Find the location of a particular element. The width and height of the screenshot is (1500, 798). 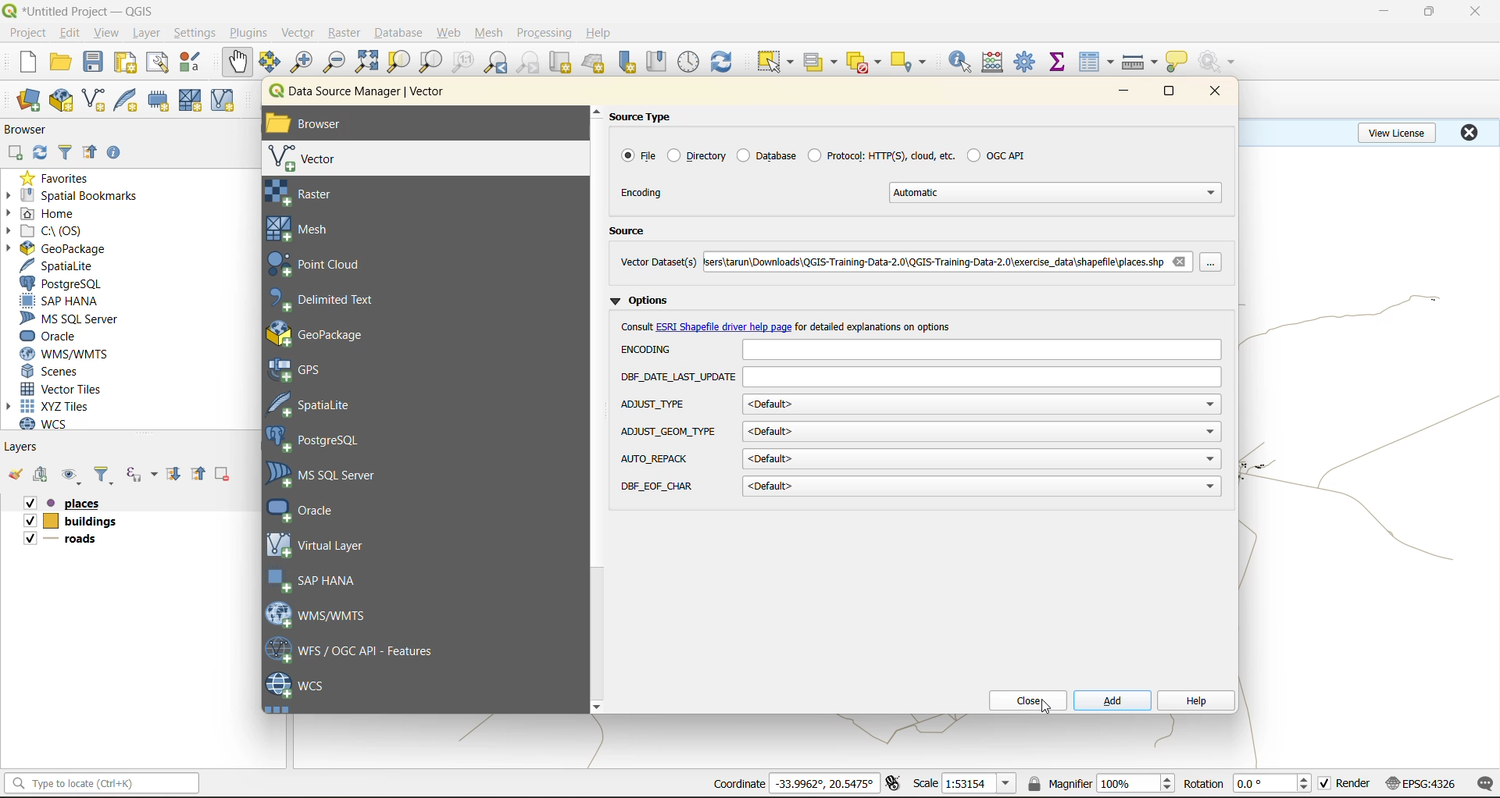

scenes is located at coordinates (52, 372).